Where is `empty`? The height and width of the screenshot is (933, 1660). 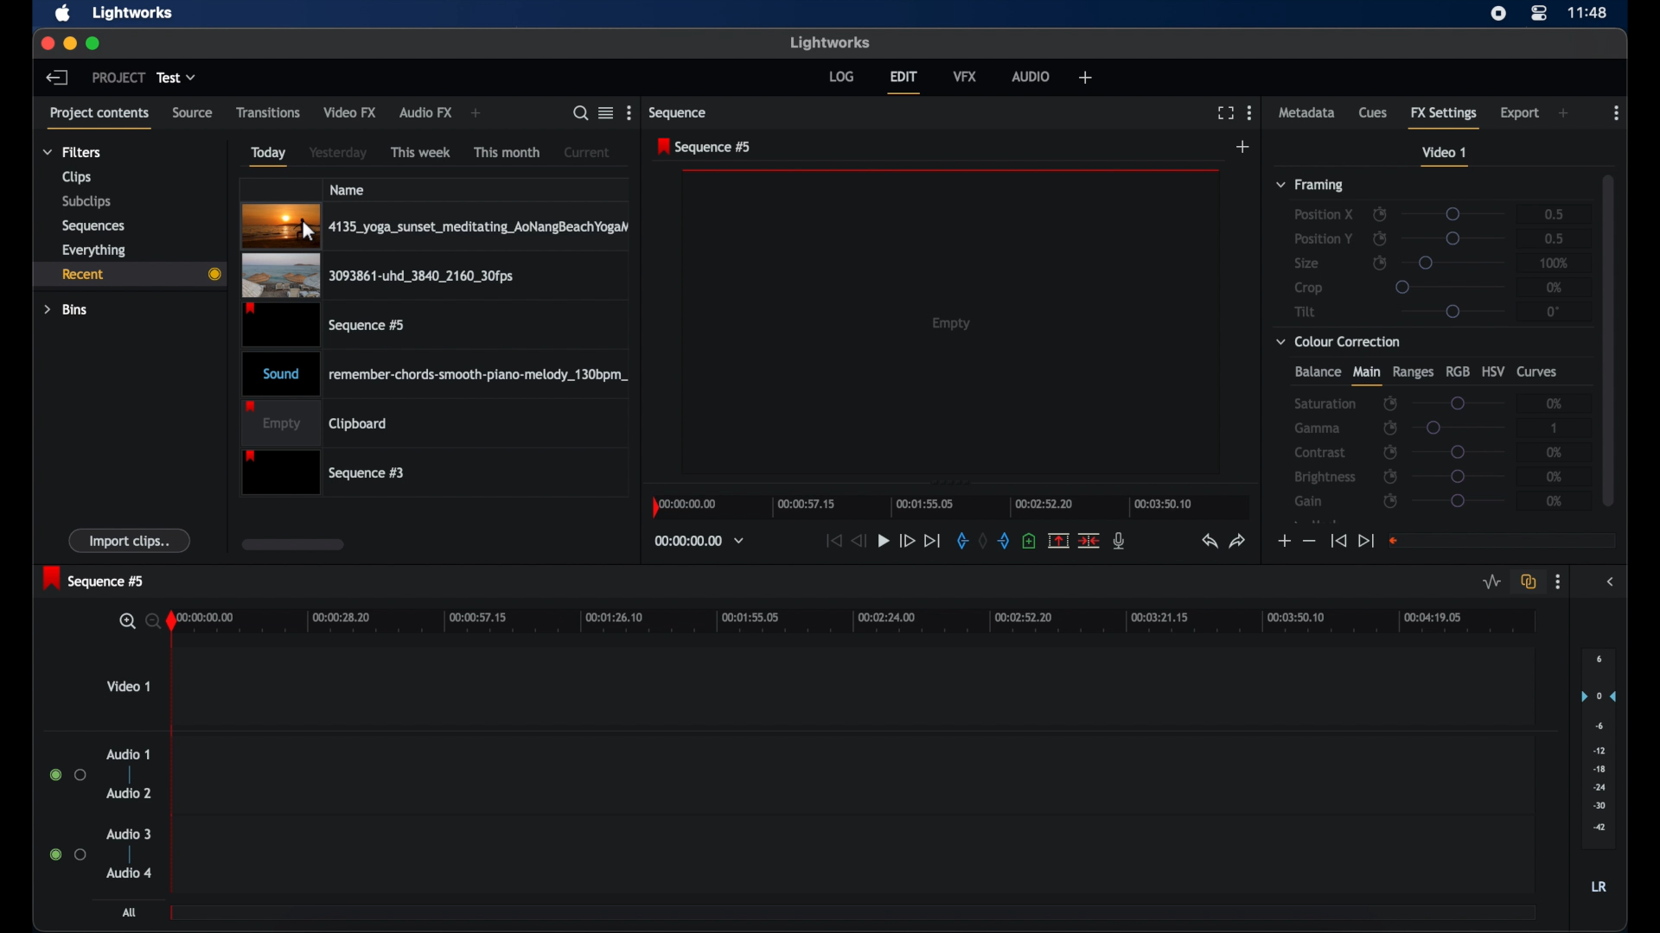 empty is located at coordinates (953, 323).